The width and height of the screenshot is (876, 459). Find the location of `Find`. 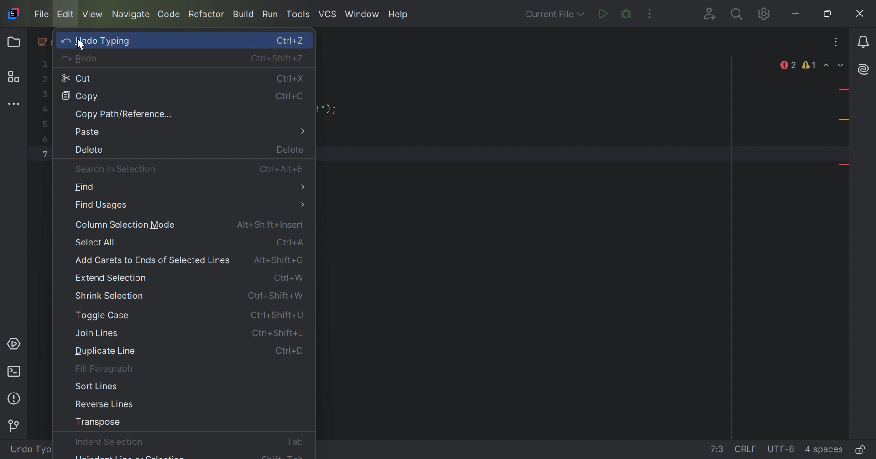

Find is located at coordinates (86, 188).